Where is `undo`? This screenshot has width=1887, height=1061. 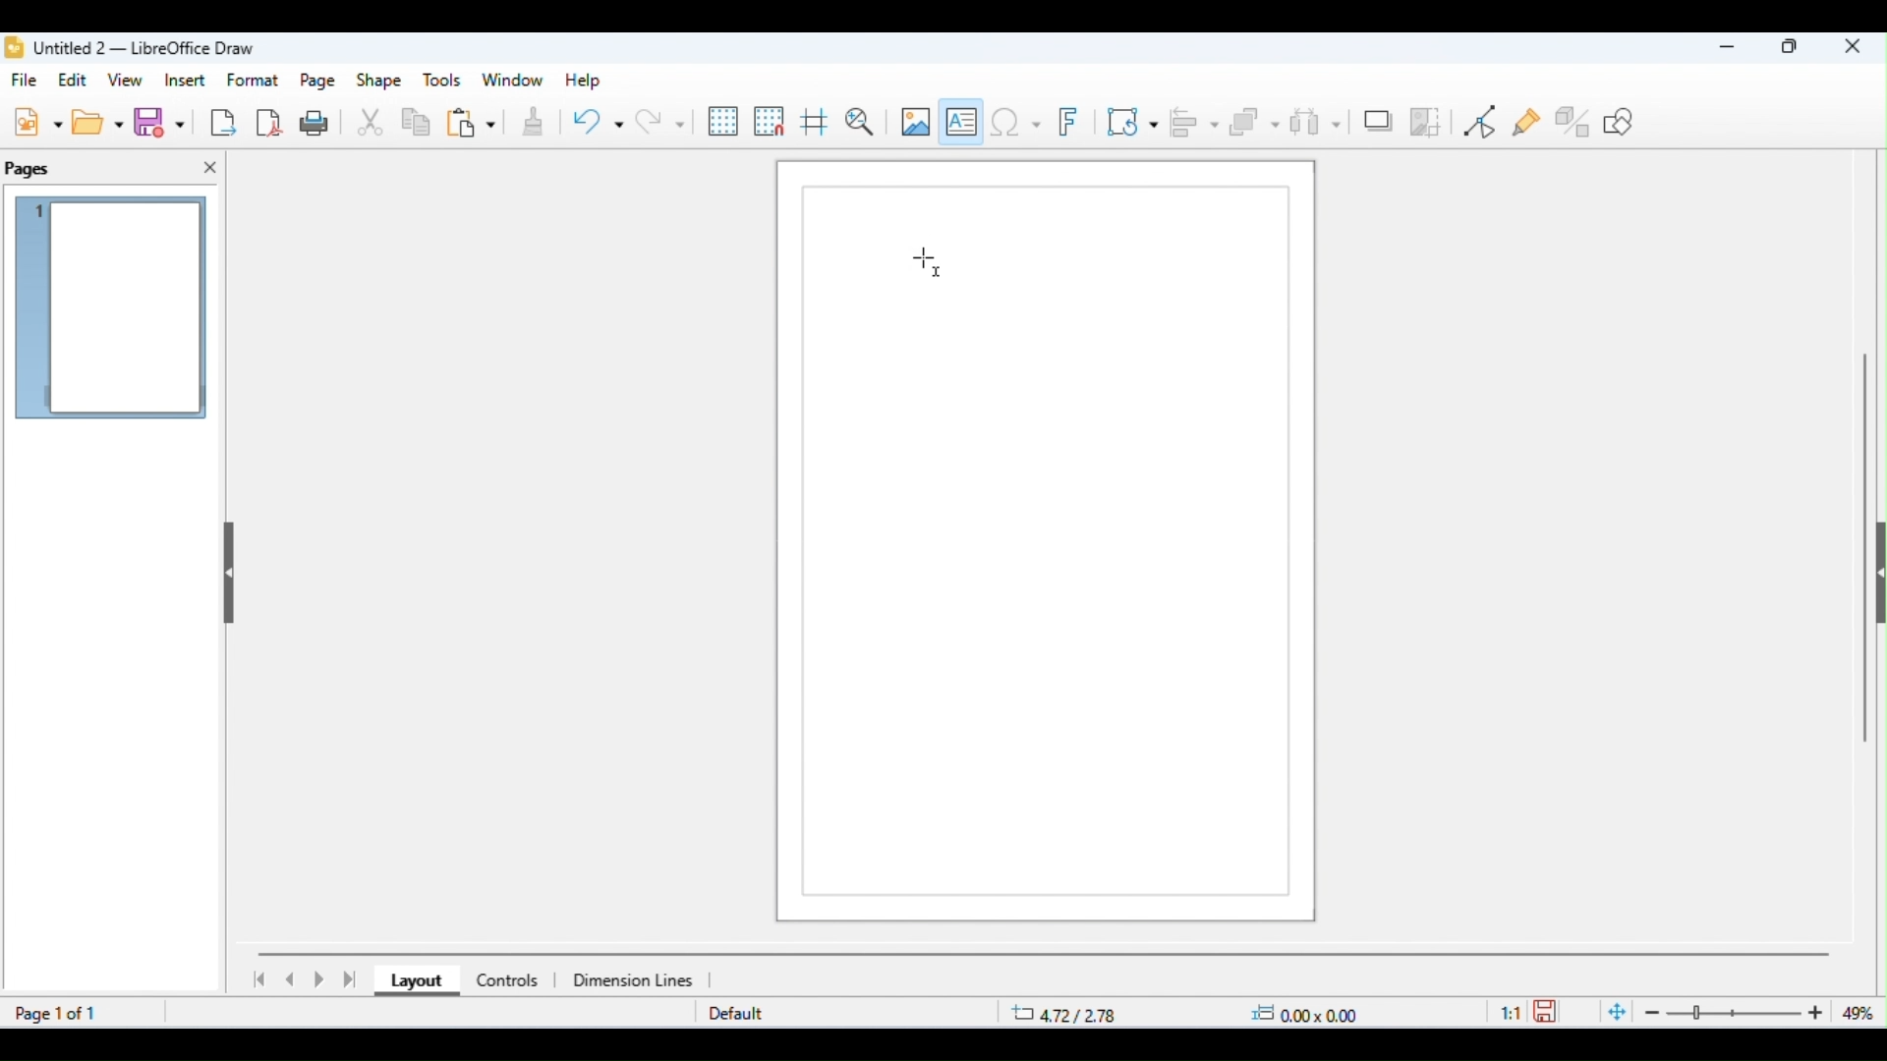
undo is located at coordinates (598, 125).